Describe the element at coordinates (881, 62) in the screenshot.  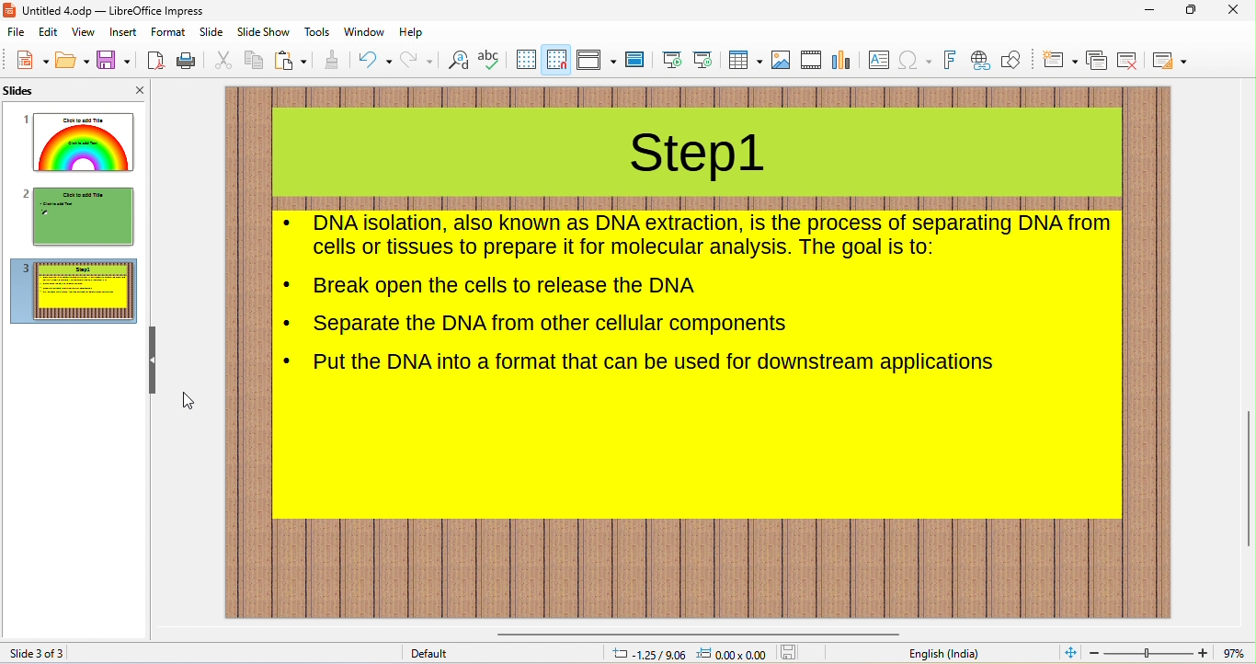
I see `textbox` at that location.